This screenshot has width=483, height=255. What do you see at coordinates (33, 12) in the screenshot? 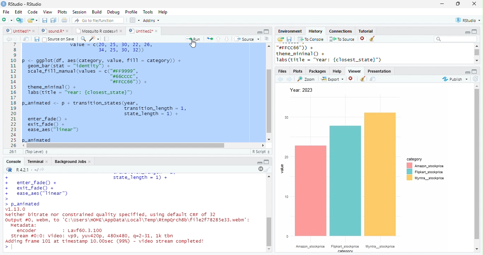
I see `Code` at bounding box center [33, 12].